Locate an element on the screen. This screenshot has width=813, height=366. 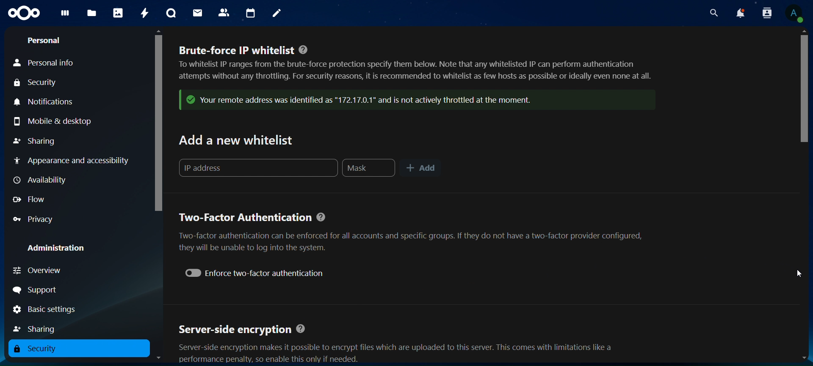
add is located at coordinates (422, 168).